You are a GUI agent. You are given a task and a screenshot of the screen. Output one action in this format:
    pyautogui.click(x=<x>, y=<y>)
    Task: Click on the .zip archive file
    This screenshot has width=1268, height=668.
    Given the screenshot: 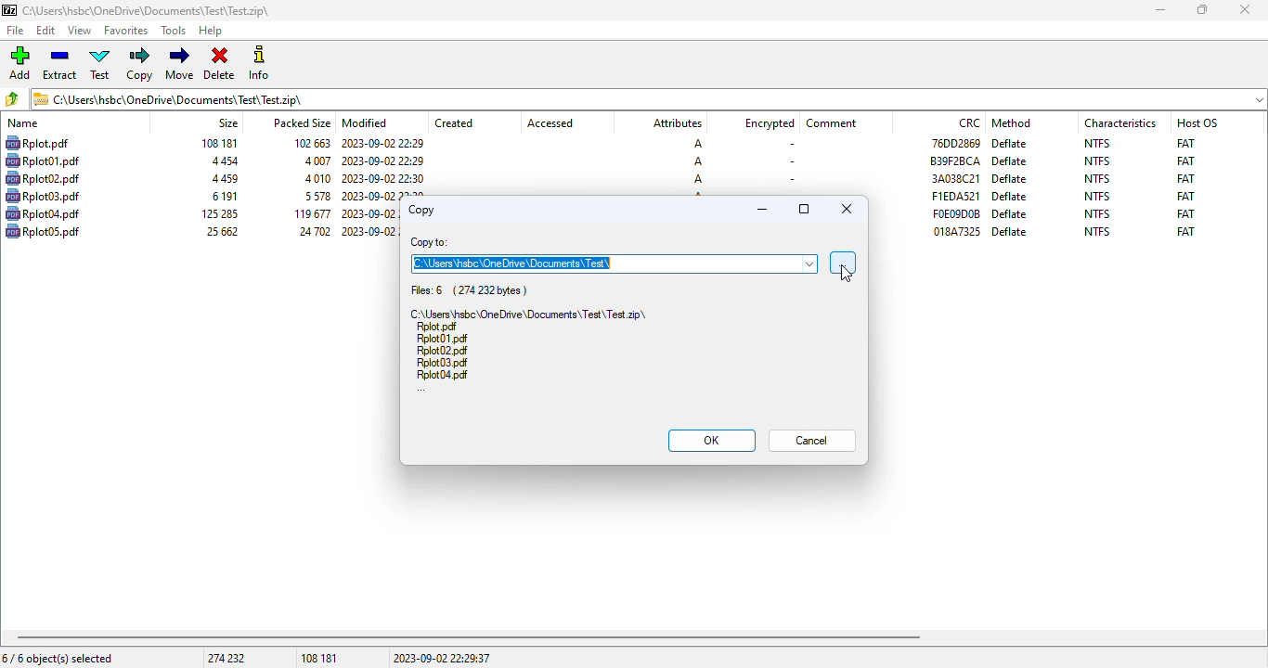 What is the action you would take?
    pyautogui.click(x=528, y=313)
    